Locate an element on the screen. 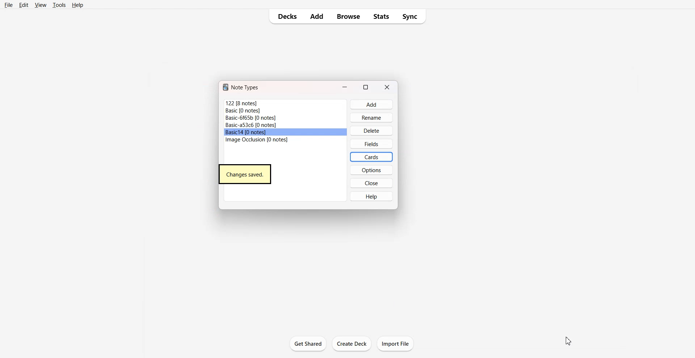 This screenshot has width=695, height=358. Cards is located at coordinates (371, 157).